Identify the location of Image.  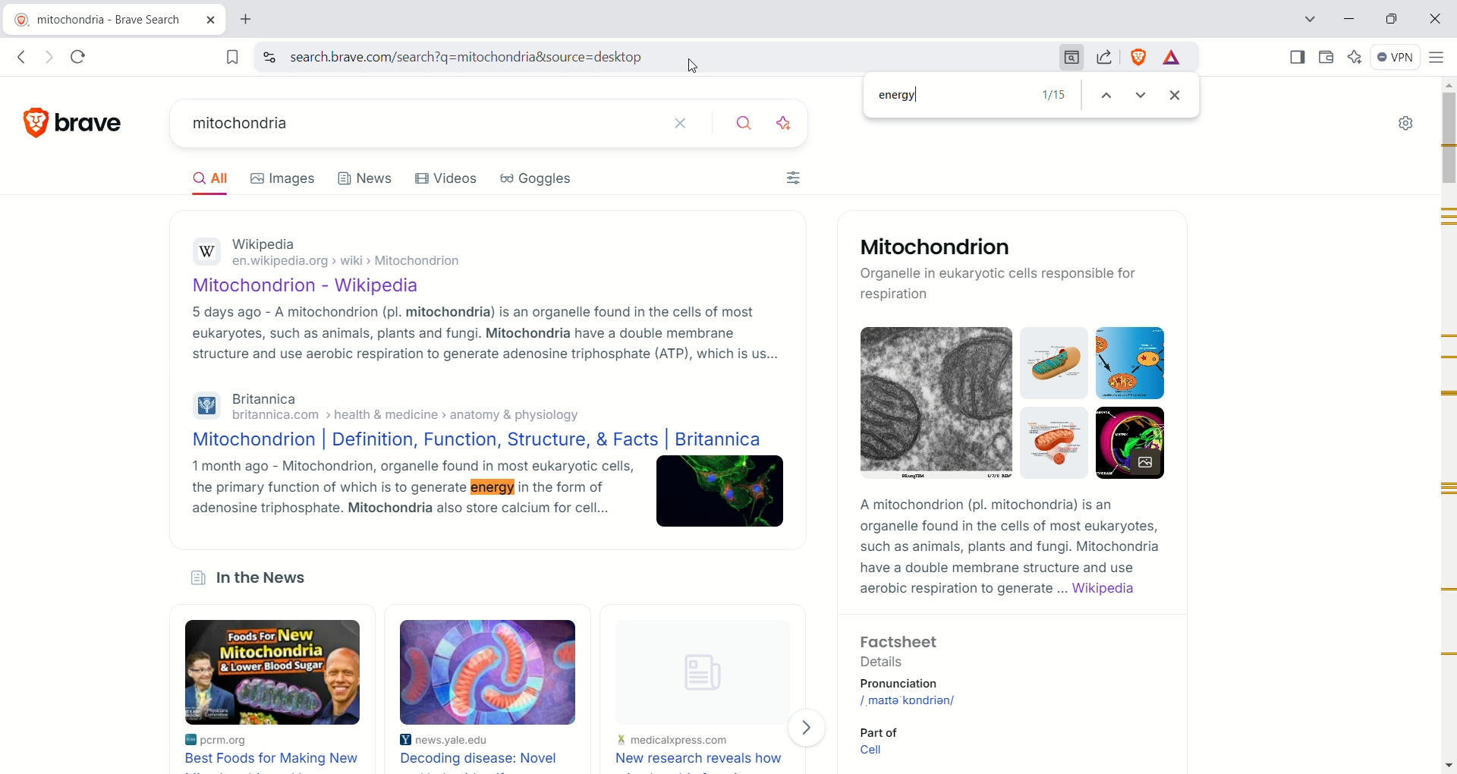
(486, 669).